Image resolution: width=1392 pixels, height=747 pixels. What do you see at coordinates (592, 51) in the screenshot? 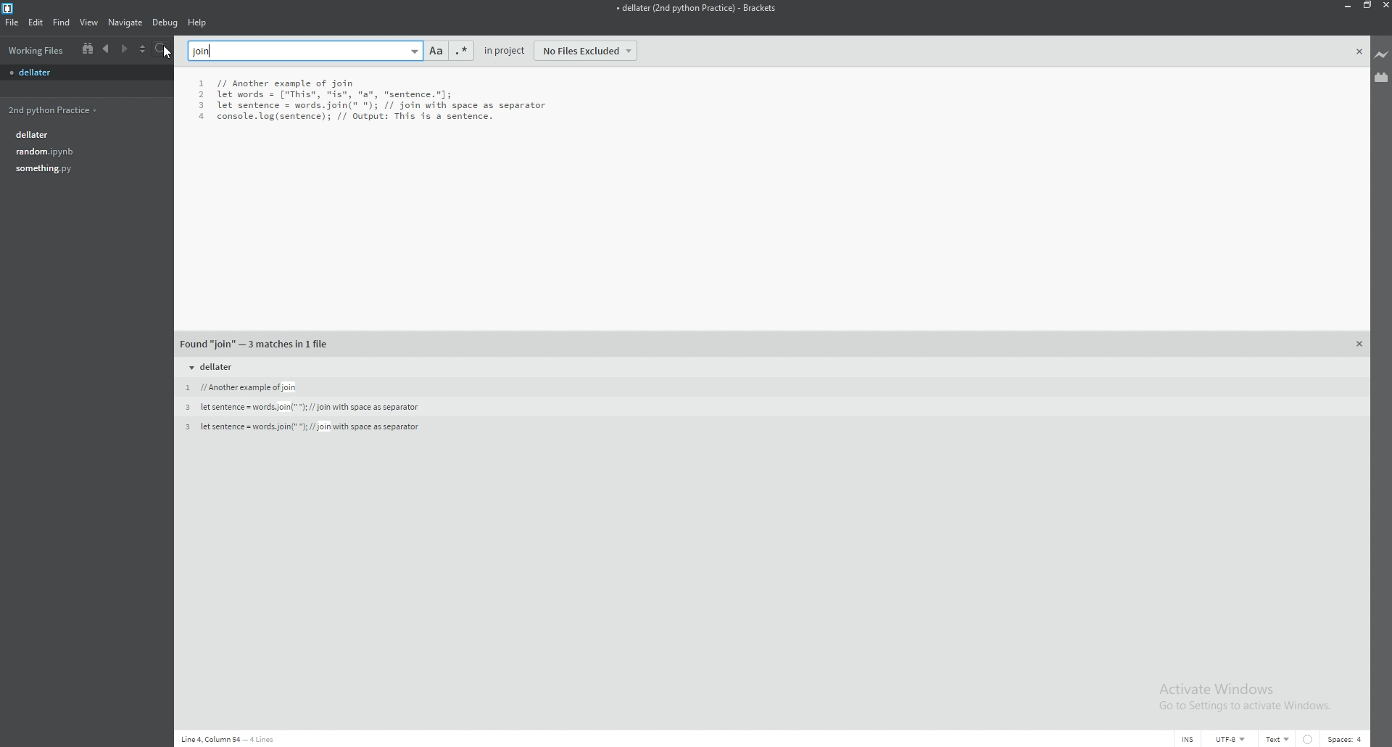
I see ` No Files Excluded ` at bounding box center [592, 51].